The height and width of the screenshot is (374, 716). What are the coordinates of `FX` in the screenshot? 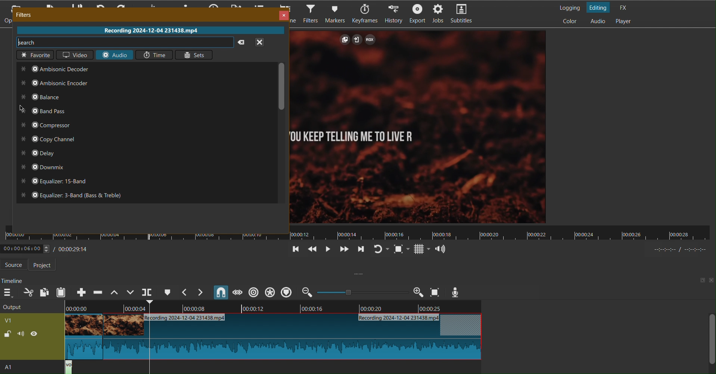 It's located at (625, 7).